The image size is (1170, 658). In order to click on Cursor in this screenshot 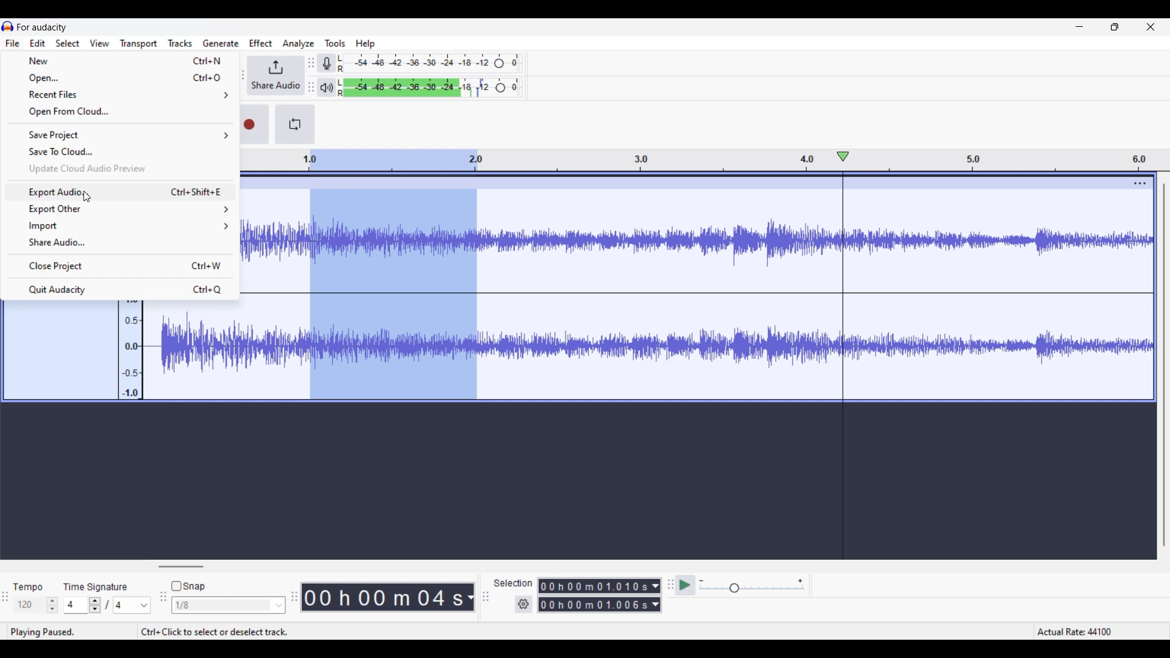, I will do `click(88, 197)`.